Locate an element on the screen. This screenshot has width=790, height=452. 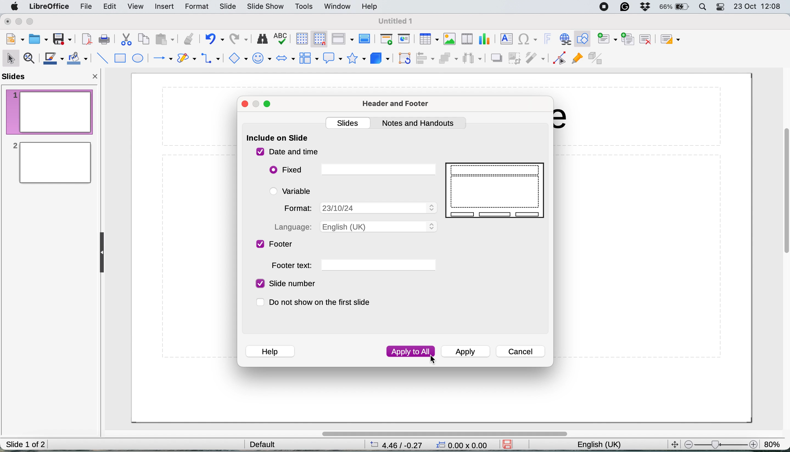
grammarly is located at coordinates (626, 7).